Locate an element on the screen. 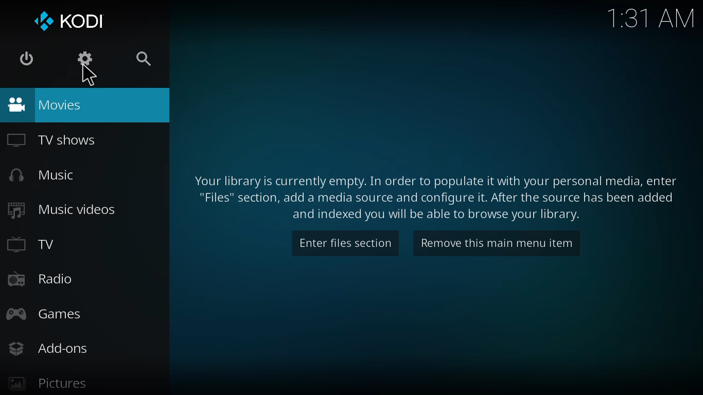 The height and width of the screenshot is (395, 703). movies is located at coordinates (45, 104).